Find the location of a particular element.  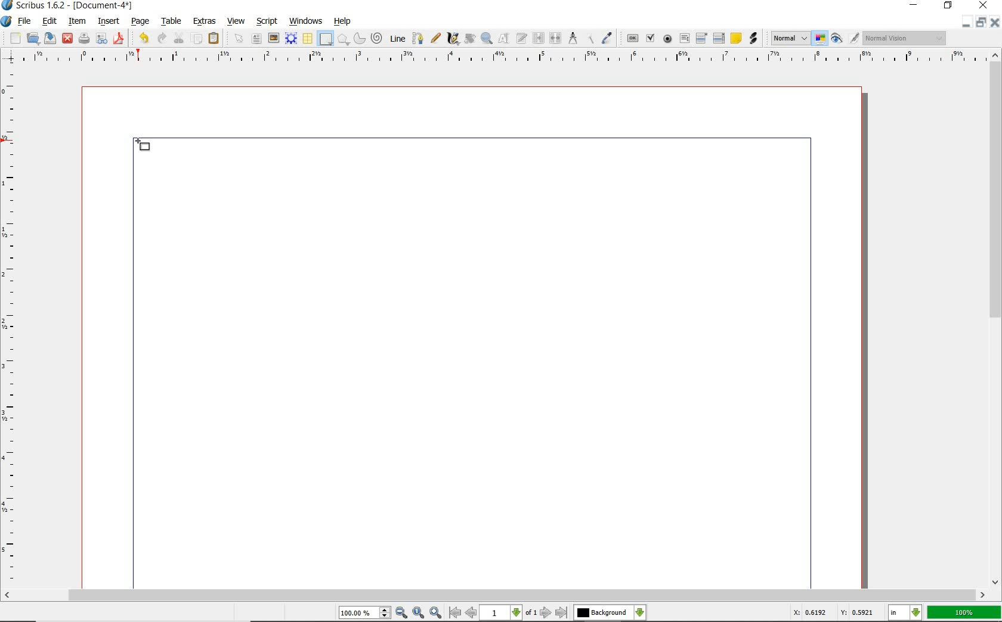

Background is located at coordinates (610, 613).